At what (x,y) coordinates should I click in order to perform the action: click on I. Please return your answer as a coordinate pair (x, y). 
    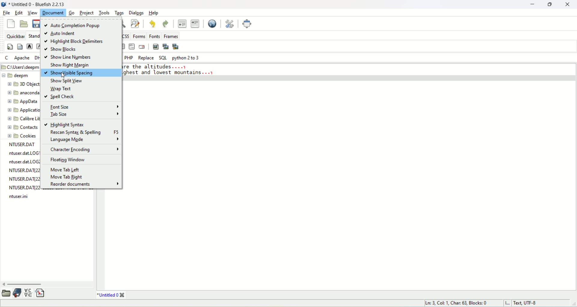
    Looking at the image, I should click on (508, 303).